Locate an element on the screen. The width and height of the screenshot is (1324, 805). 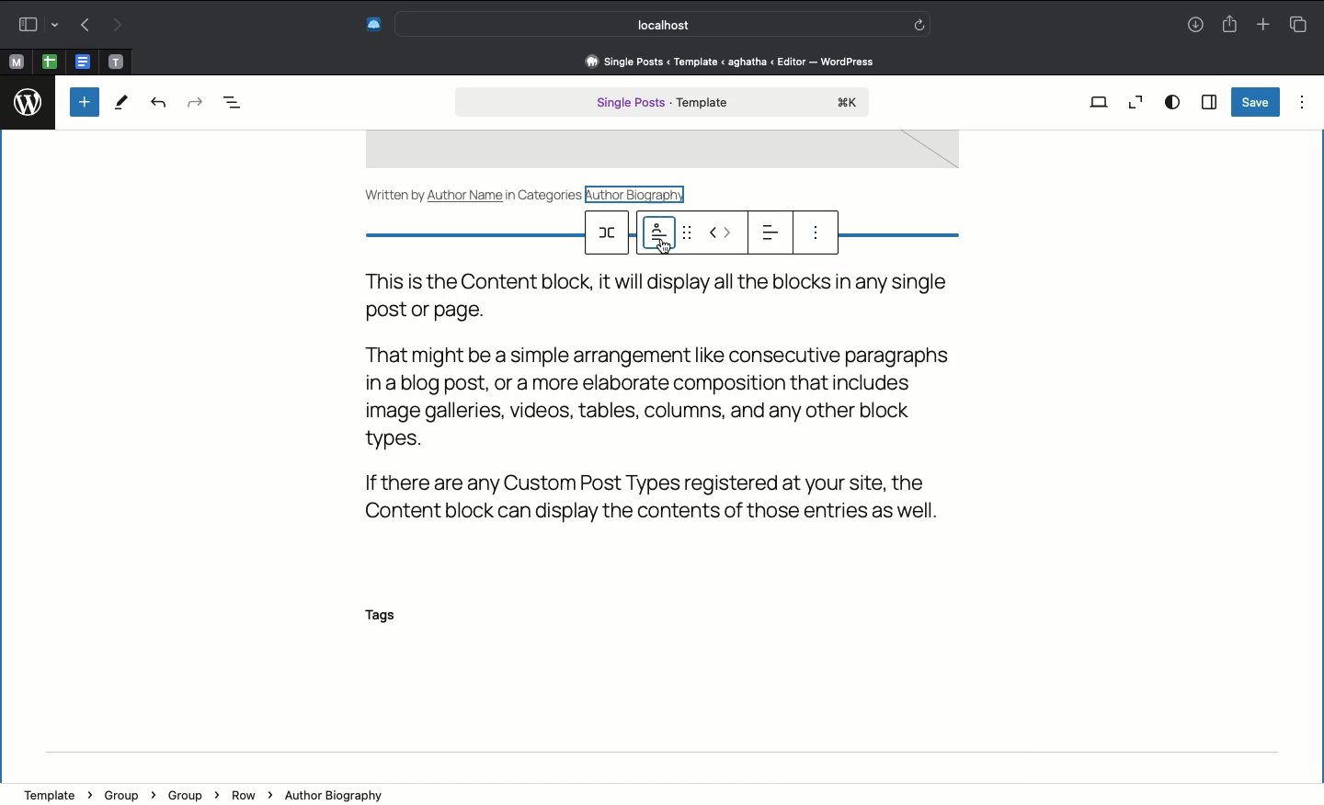
Single post template is located at coordinates (662, 104).